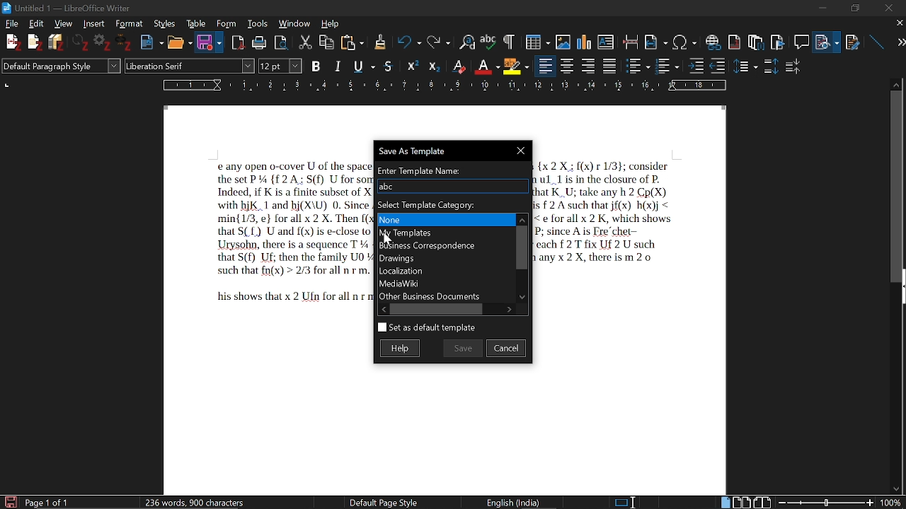 The image size is (906, 509). What do you see at coordinates (721, 66) in the screenshot?
I see `outline format options` at bounding box center [721, 66].